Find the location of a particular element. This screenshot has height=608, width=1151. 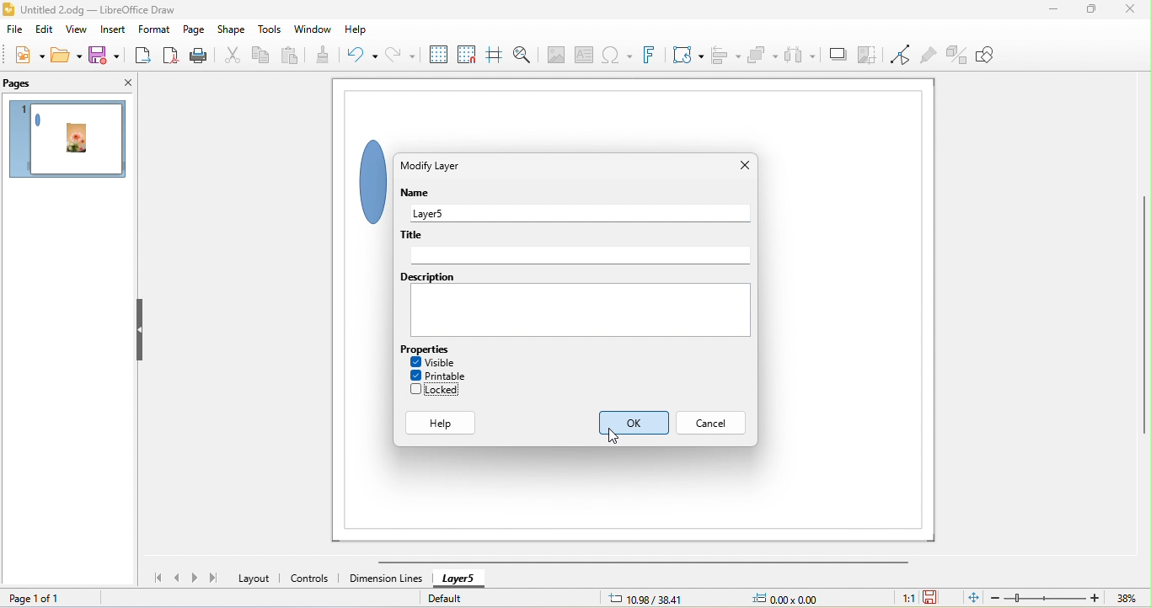

export is located at coordinates (142, 54).